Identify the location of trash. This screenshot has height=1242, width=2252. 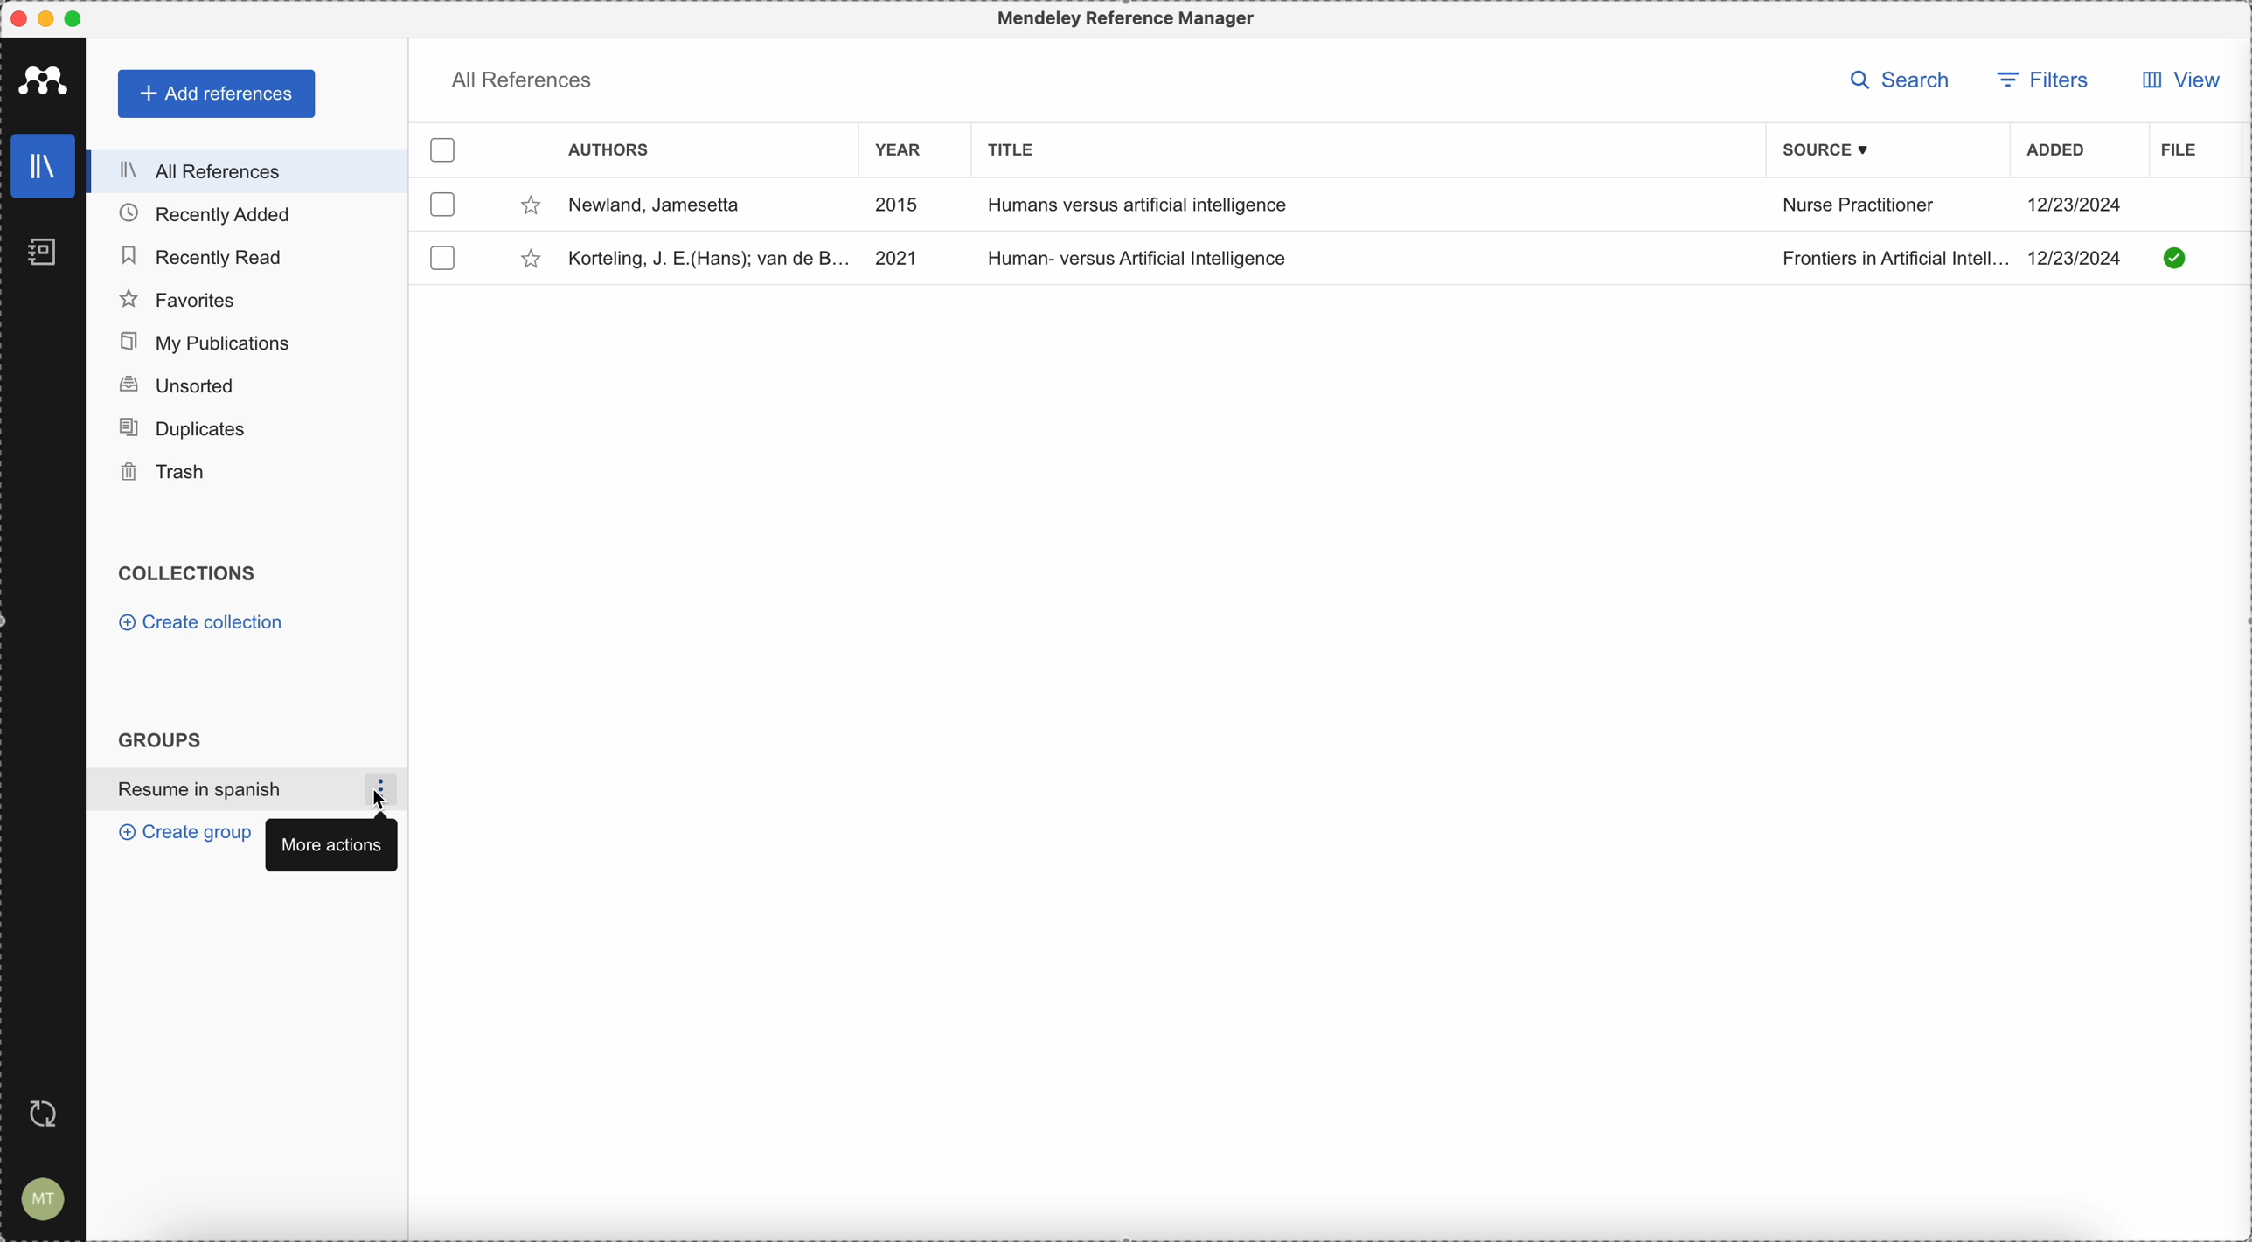
(168, 474).